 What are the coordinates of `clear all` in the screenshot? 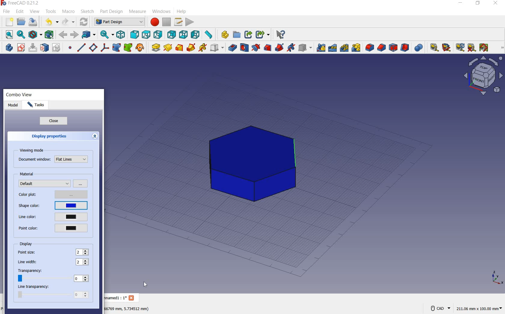 It's located at (472, 48).